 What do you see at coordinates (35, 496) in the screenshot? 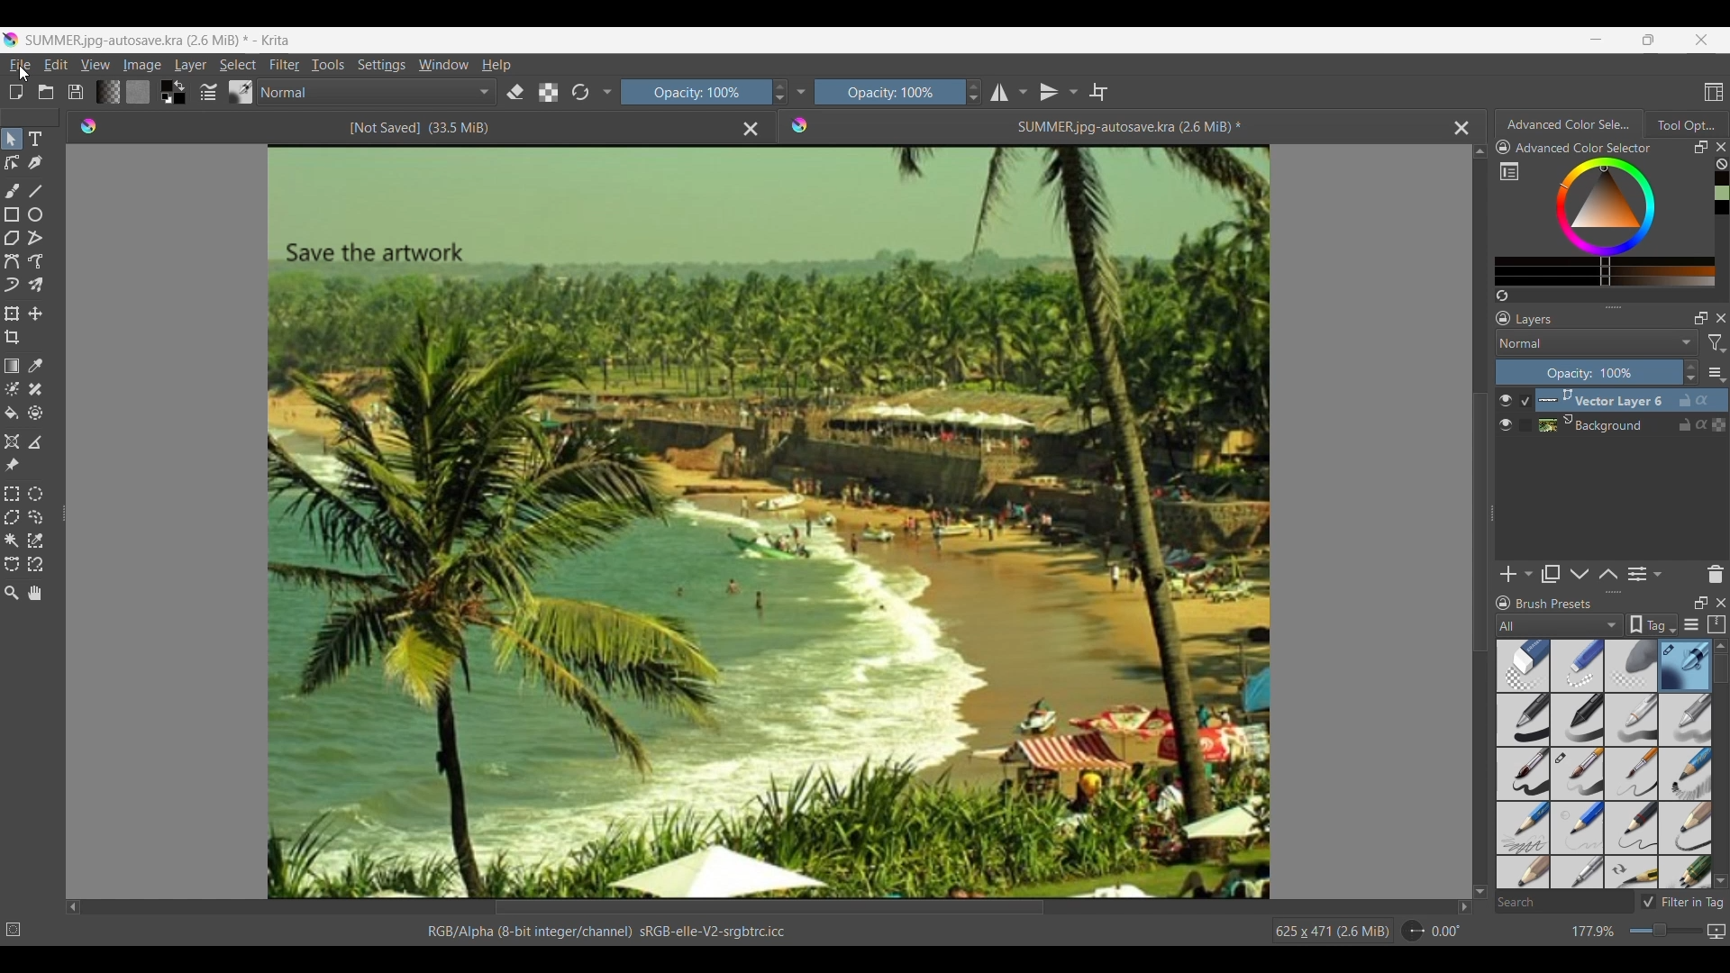
I see `Elliptical selection tool` at bounding box center [35, 496].